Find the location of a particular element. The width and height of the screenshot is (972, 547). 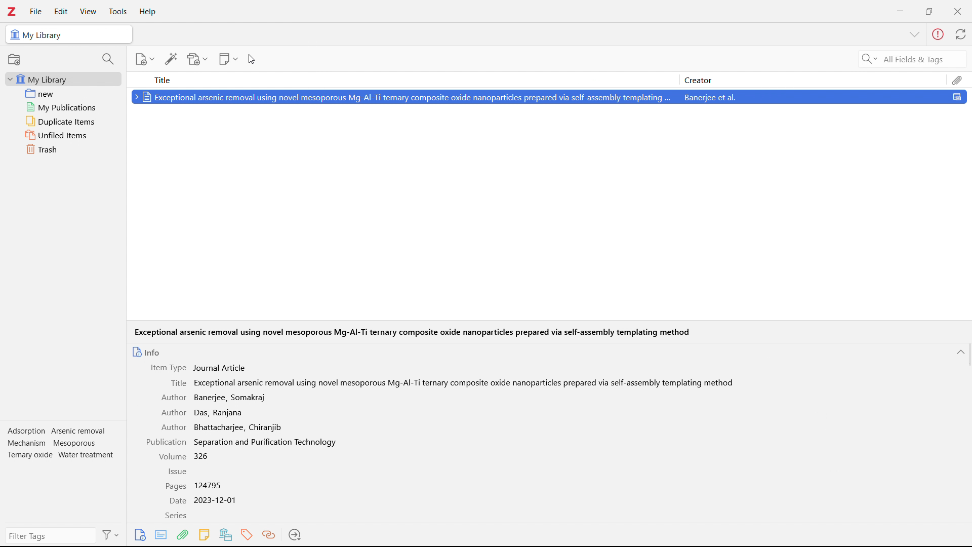

new collection is located at coordinates (14, 59).